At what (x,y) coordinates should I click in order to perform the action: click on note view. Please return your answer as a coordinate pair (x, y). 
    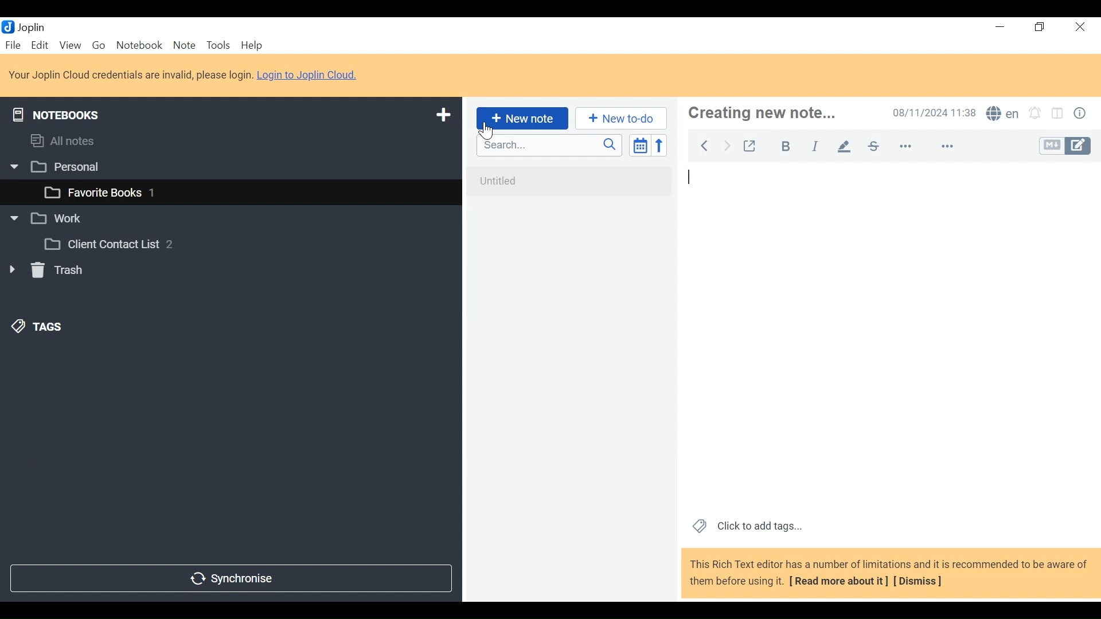
    Looking at the image, I should click on (888, 318).